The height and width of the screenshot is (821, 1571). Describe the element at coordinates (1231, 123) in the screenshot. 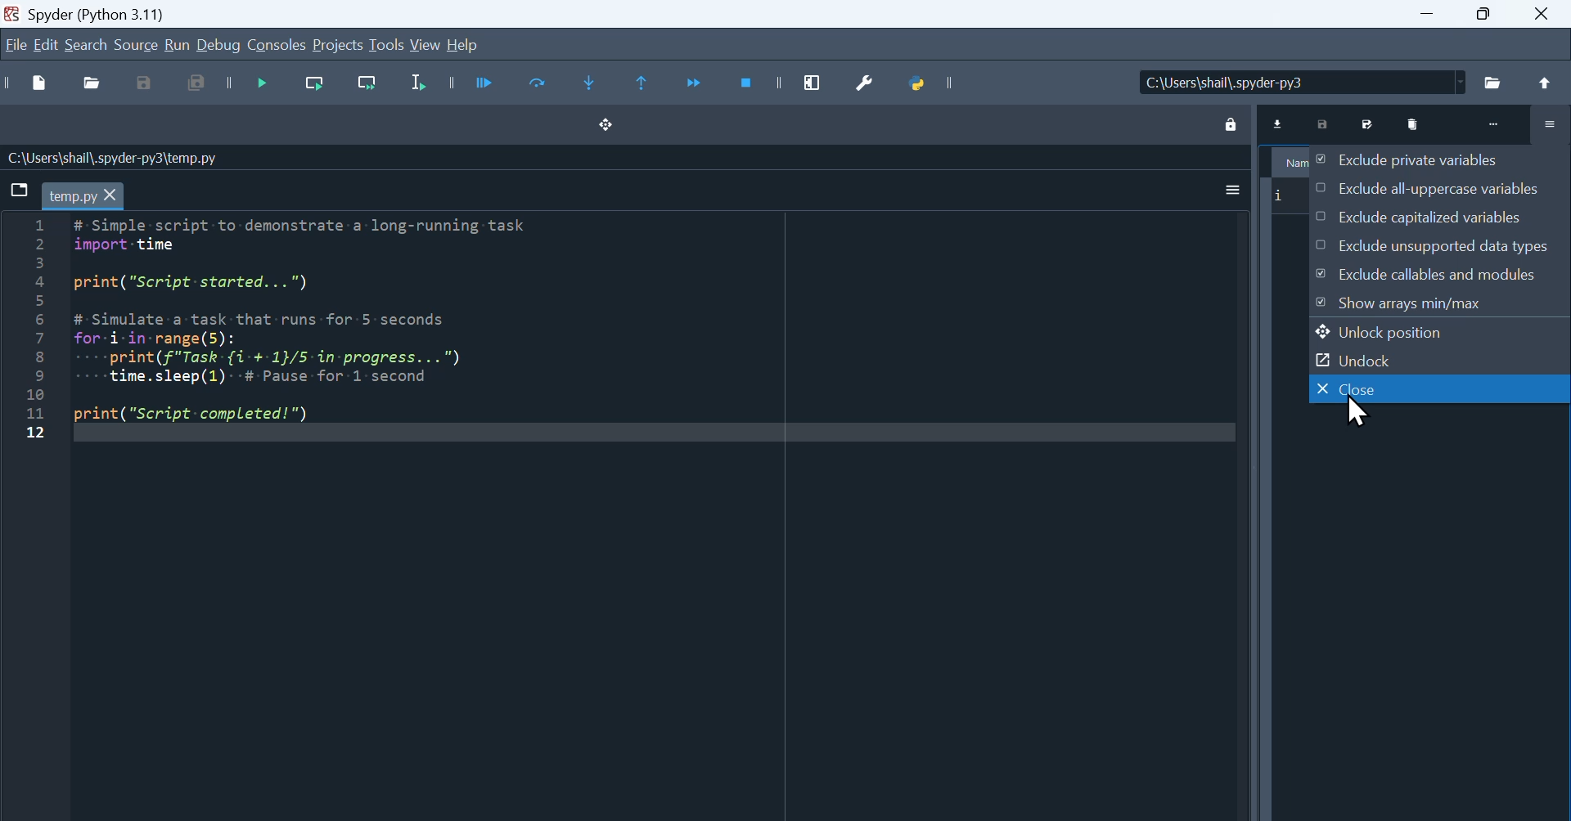

I see `Lock button` at that location.